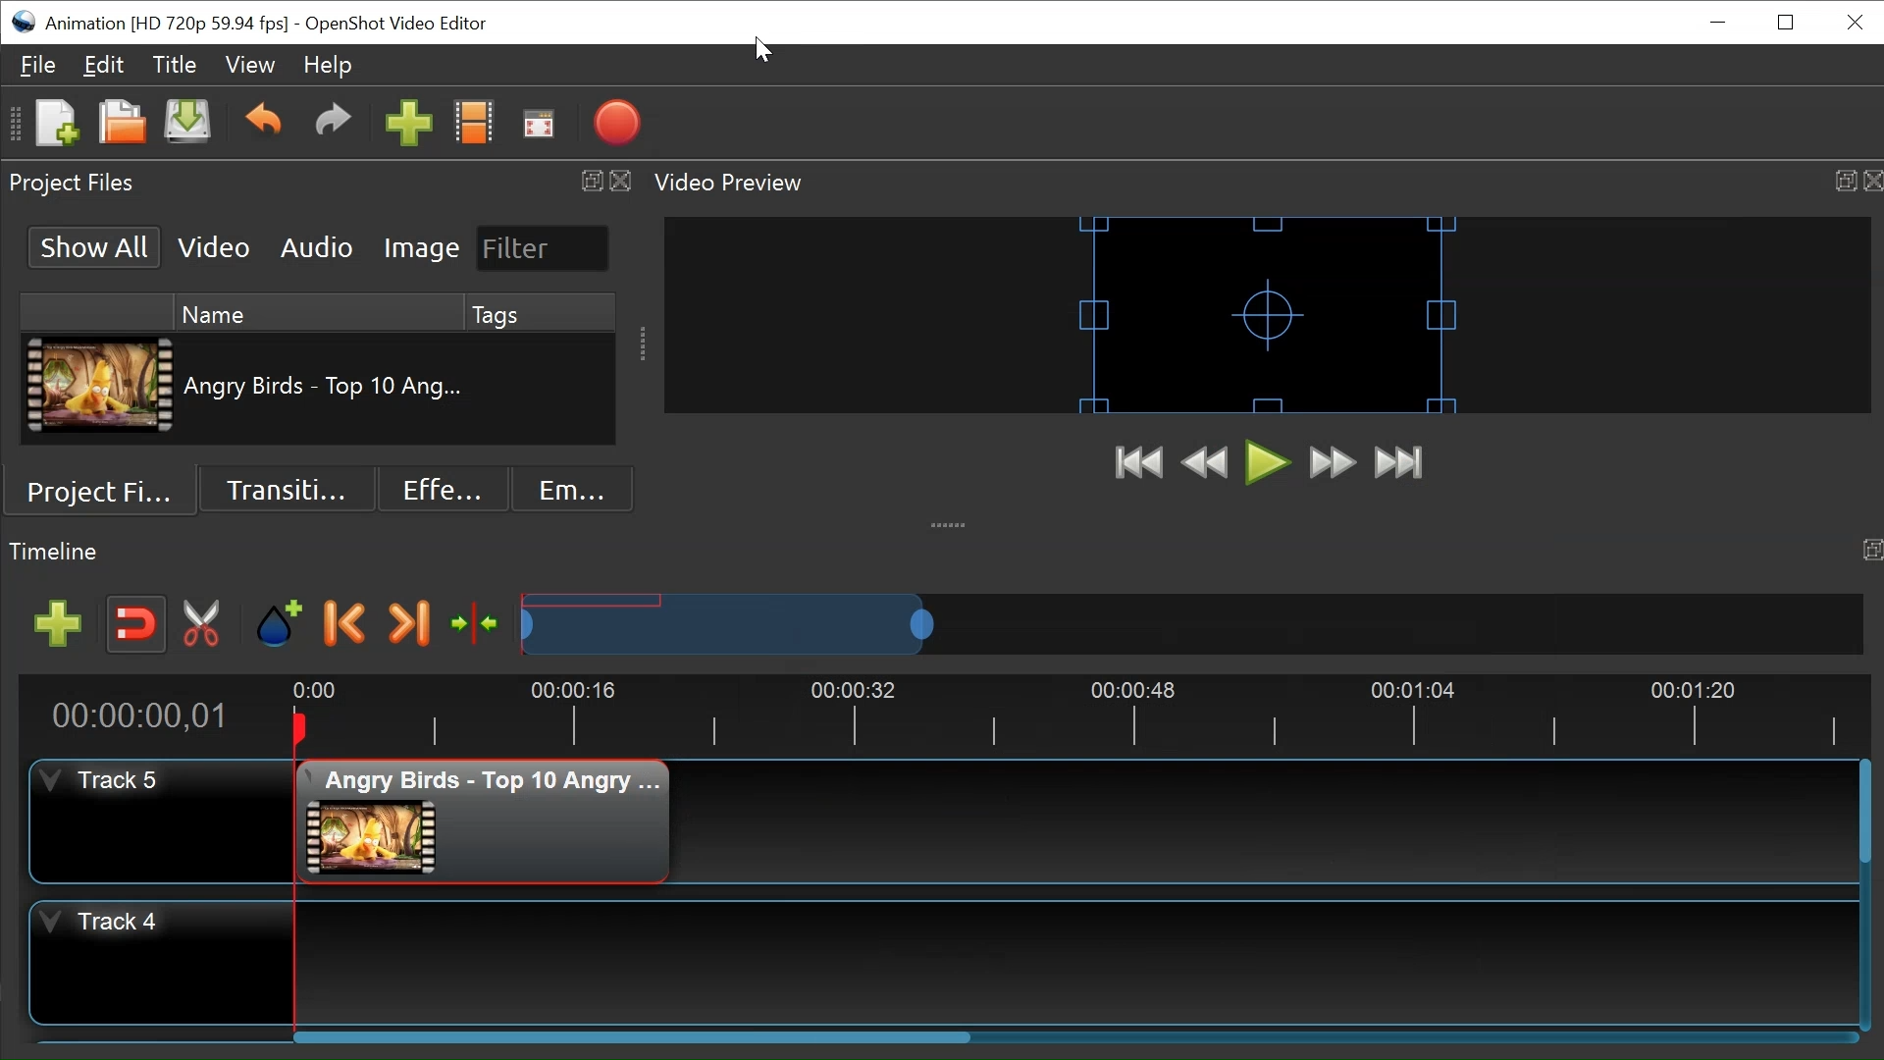  I want to click on Timeline, so click(1073, 716).